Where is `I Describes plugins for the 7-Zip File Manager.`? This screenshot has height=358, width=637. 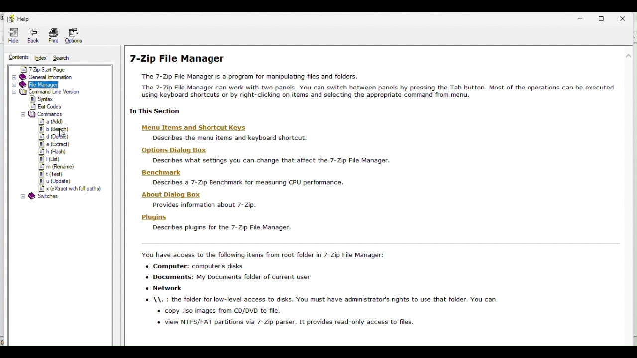 I Describes plugins for the 7-Zip File Manager. is located at coordinates (223, 229).